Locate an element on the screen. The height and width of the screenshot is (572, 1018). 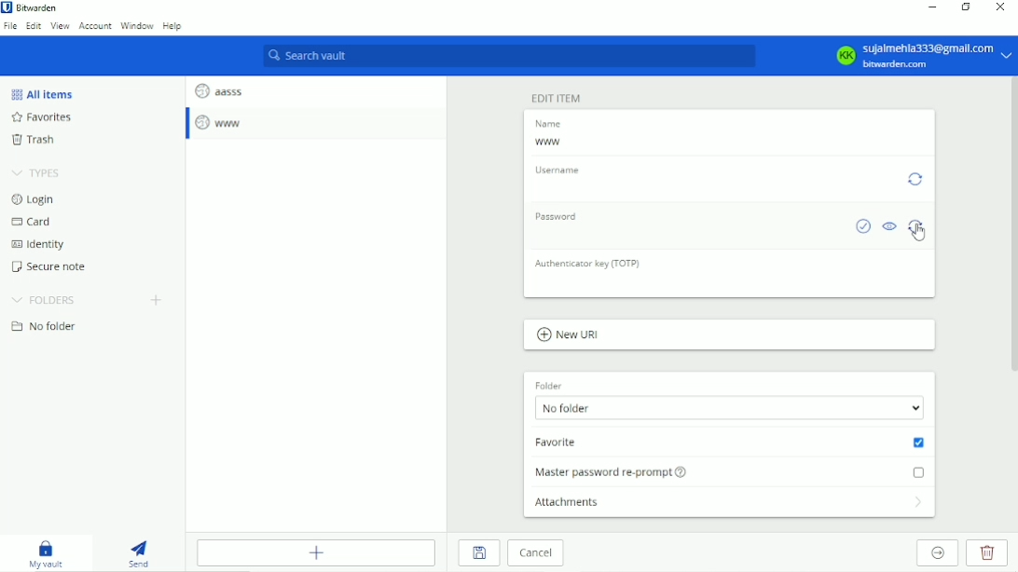
Authenticator key is located at coordinates (589, 263).